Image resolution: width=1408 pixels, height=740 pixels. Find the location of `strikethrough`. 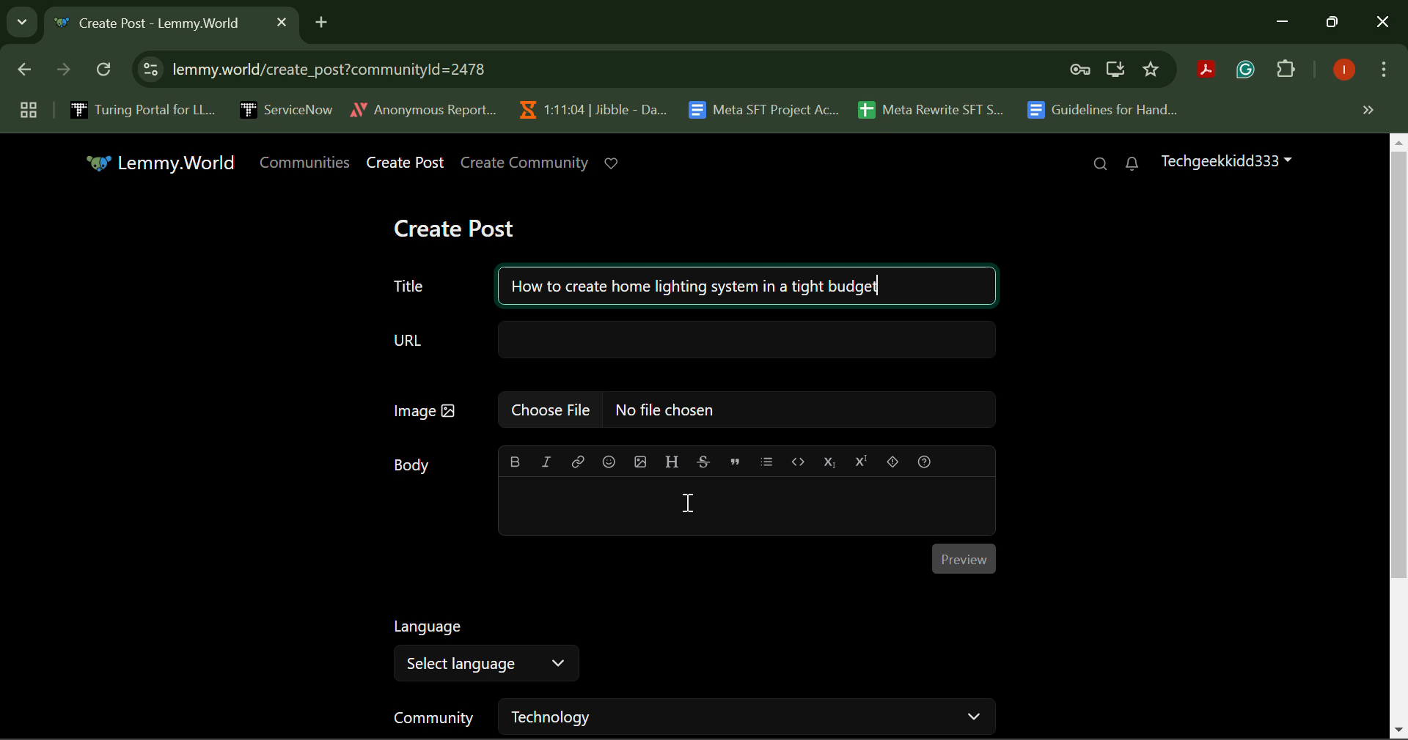

strikethrough is located at coordinates (705, 461).